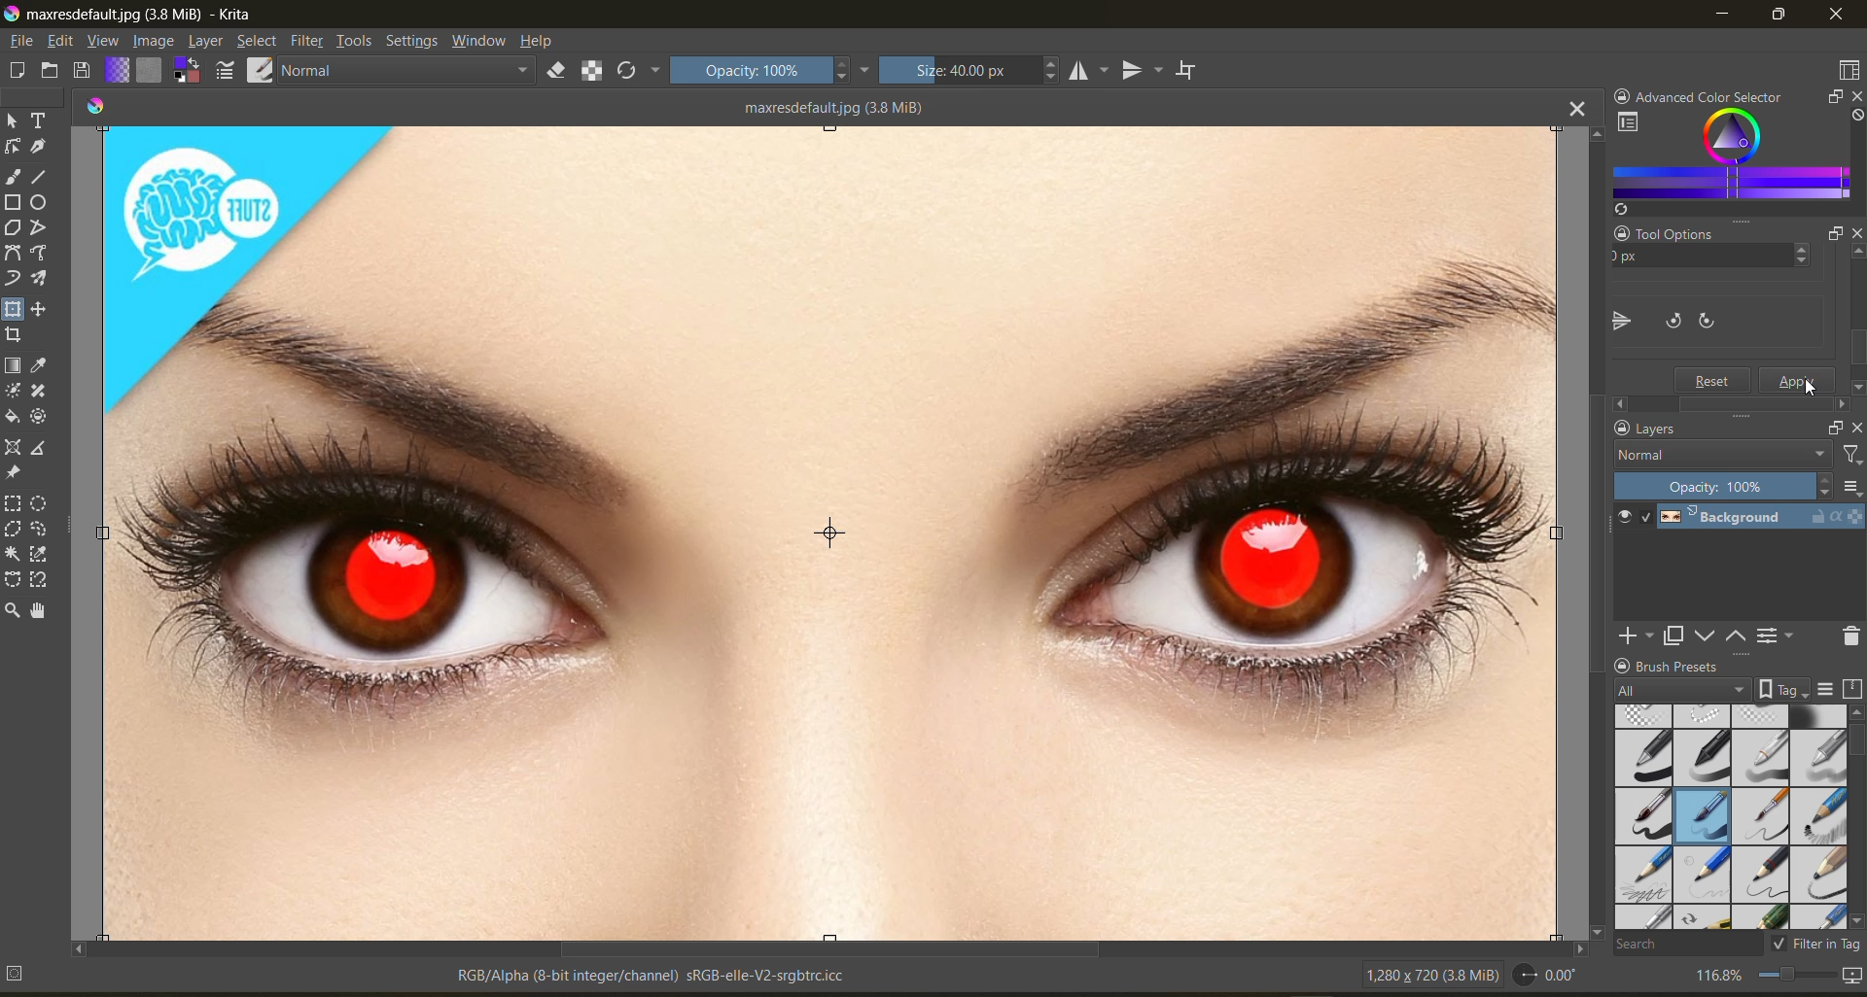 The height and width of the screenshot is (997, 1867). Describe the element at coordinates (1818, 945) in the screenshot. I see `filter in tag` at that location.